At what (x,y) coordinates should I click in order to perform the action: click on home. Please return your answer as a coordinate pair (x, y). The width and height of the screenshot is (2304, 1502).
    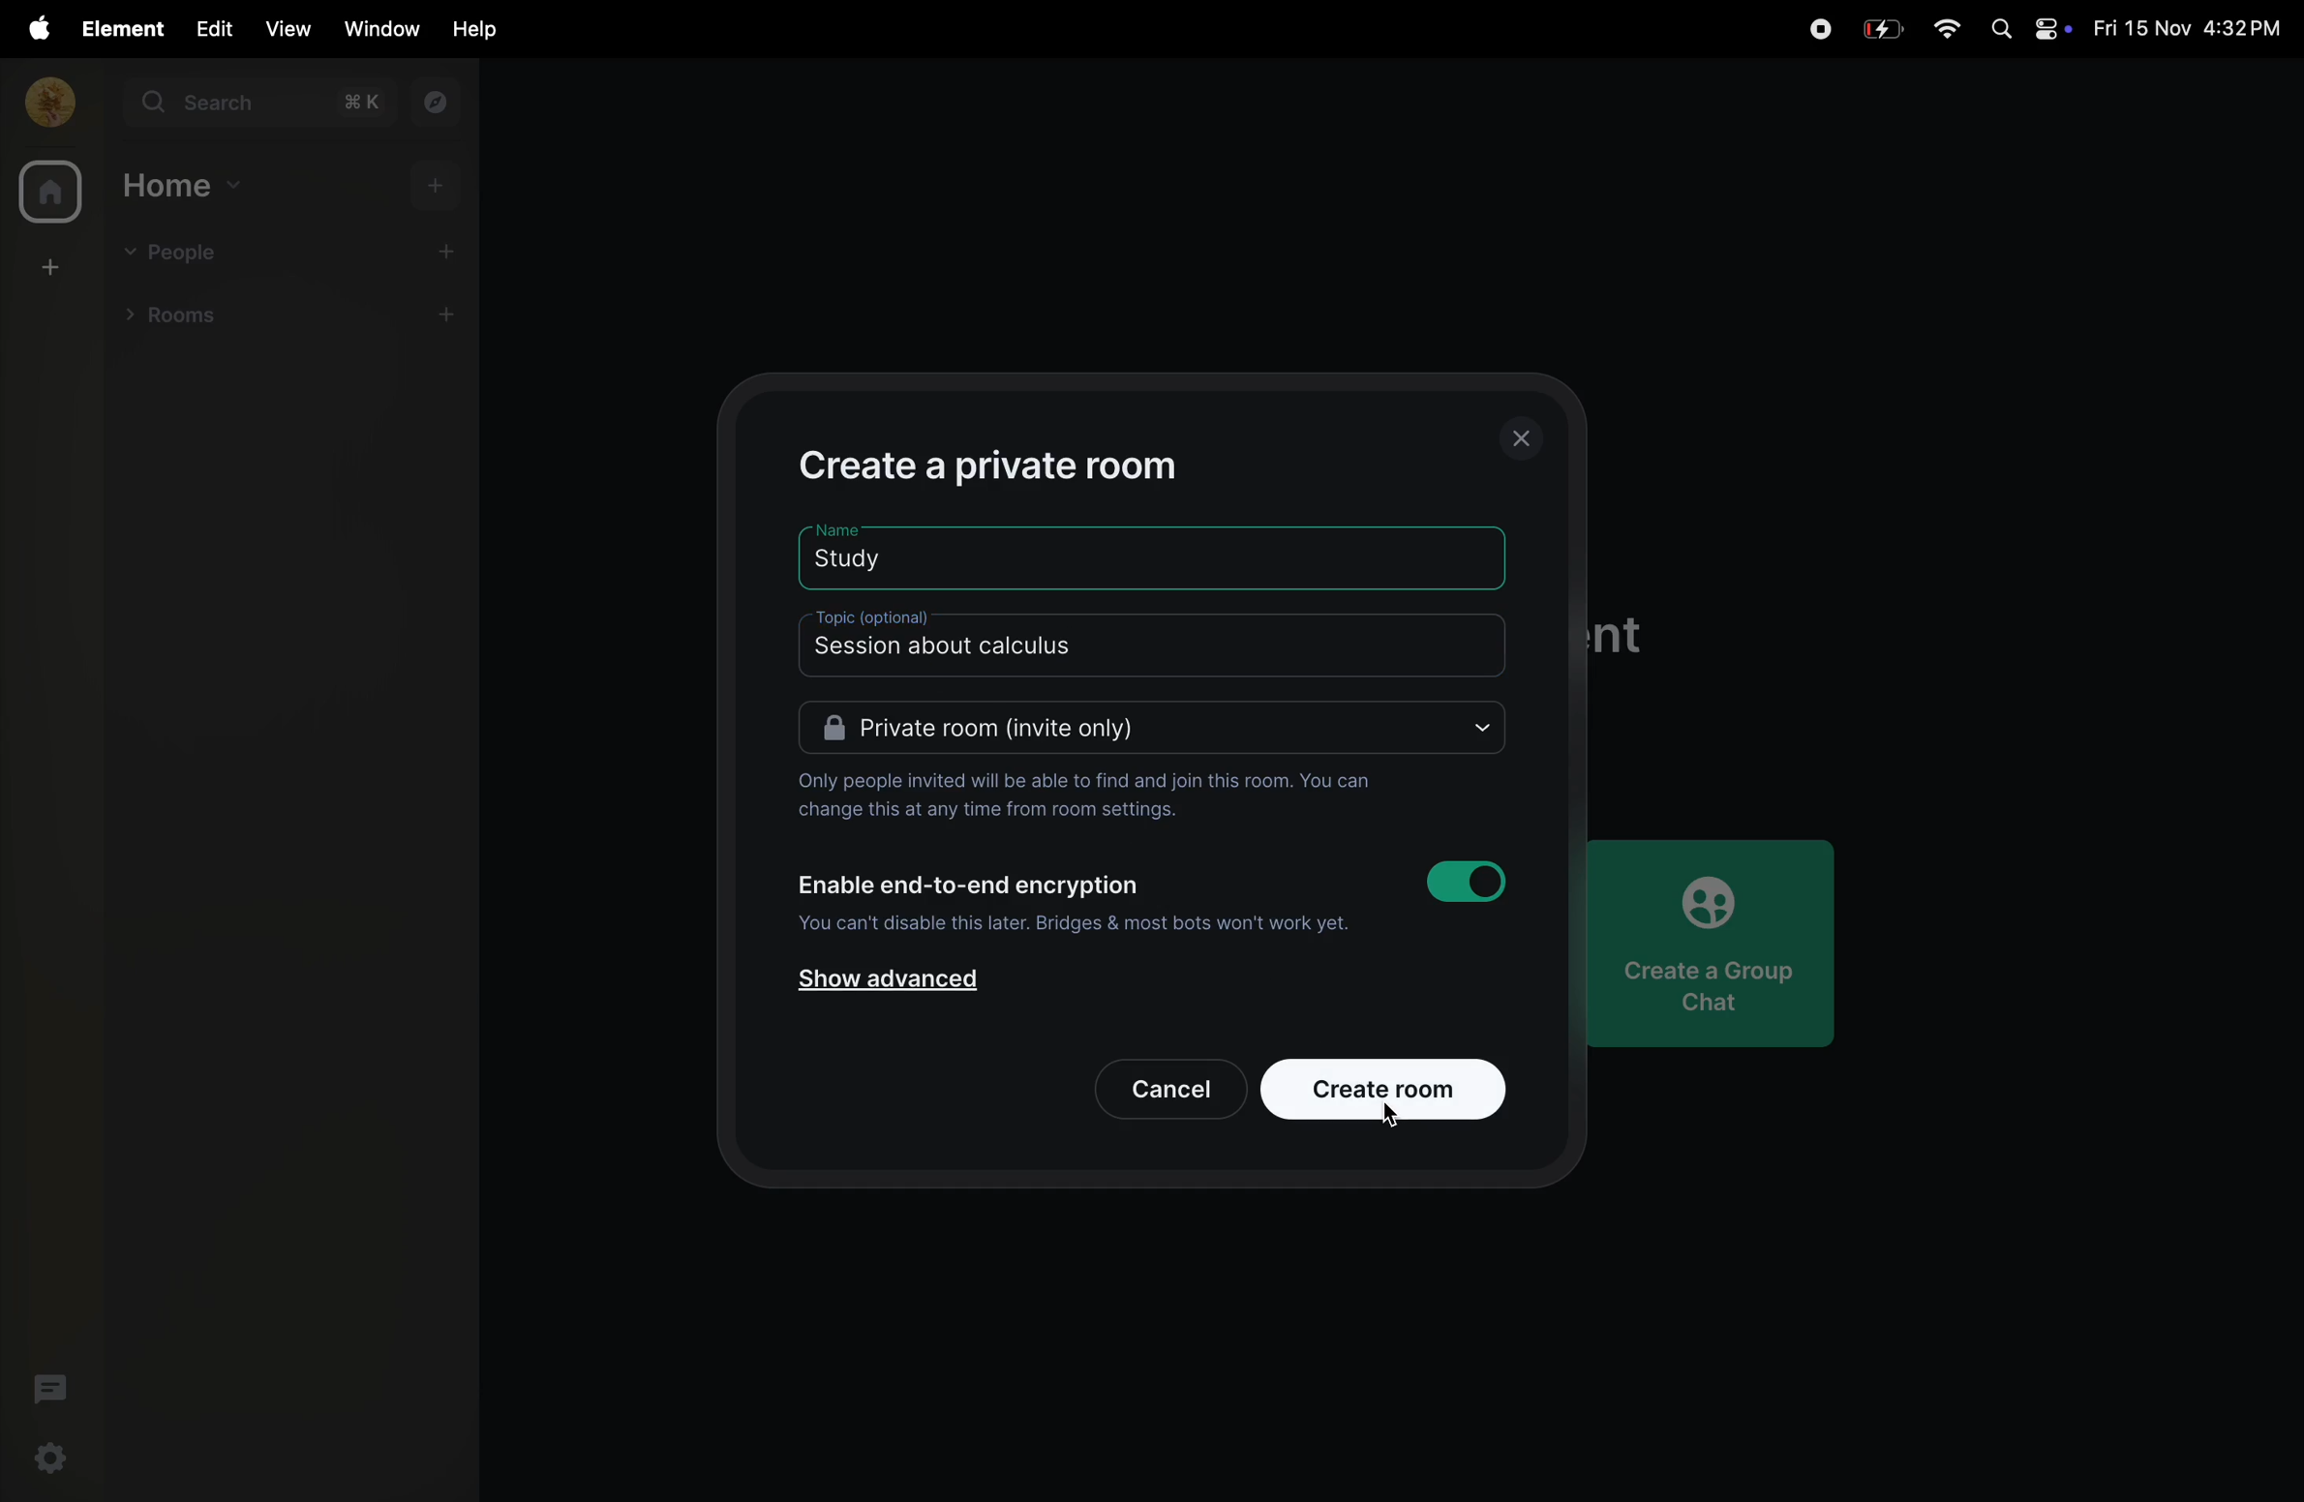
    Looking at the image, I should click on (183, 186).